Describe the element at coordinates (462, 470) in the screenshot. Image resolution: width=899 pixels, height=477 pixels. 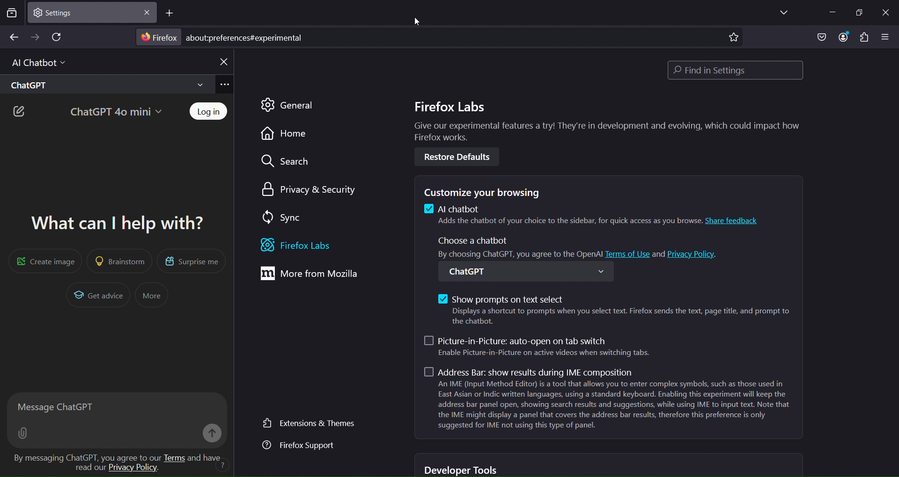
I see `developer tools` at that location.